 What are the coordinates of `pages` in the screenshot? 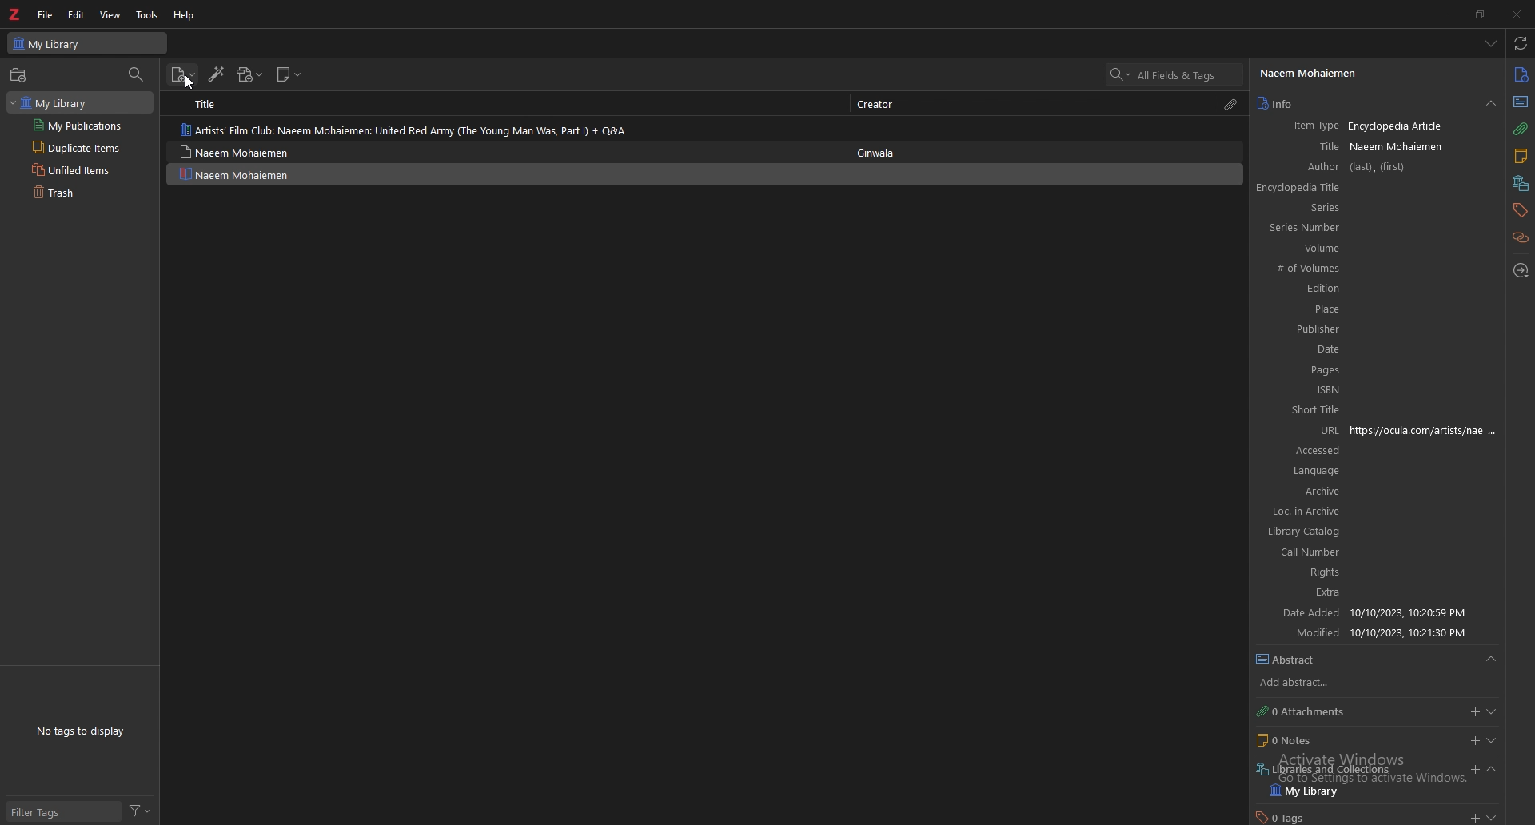 It's located at (1298, 370).